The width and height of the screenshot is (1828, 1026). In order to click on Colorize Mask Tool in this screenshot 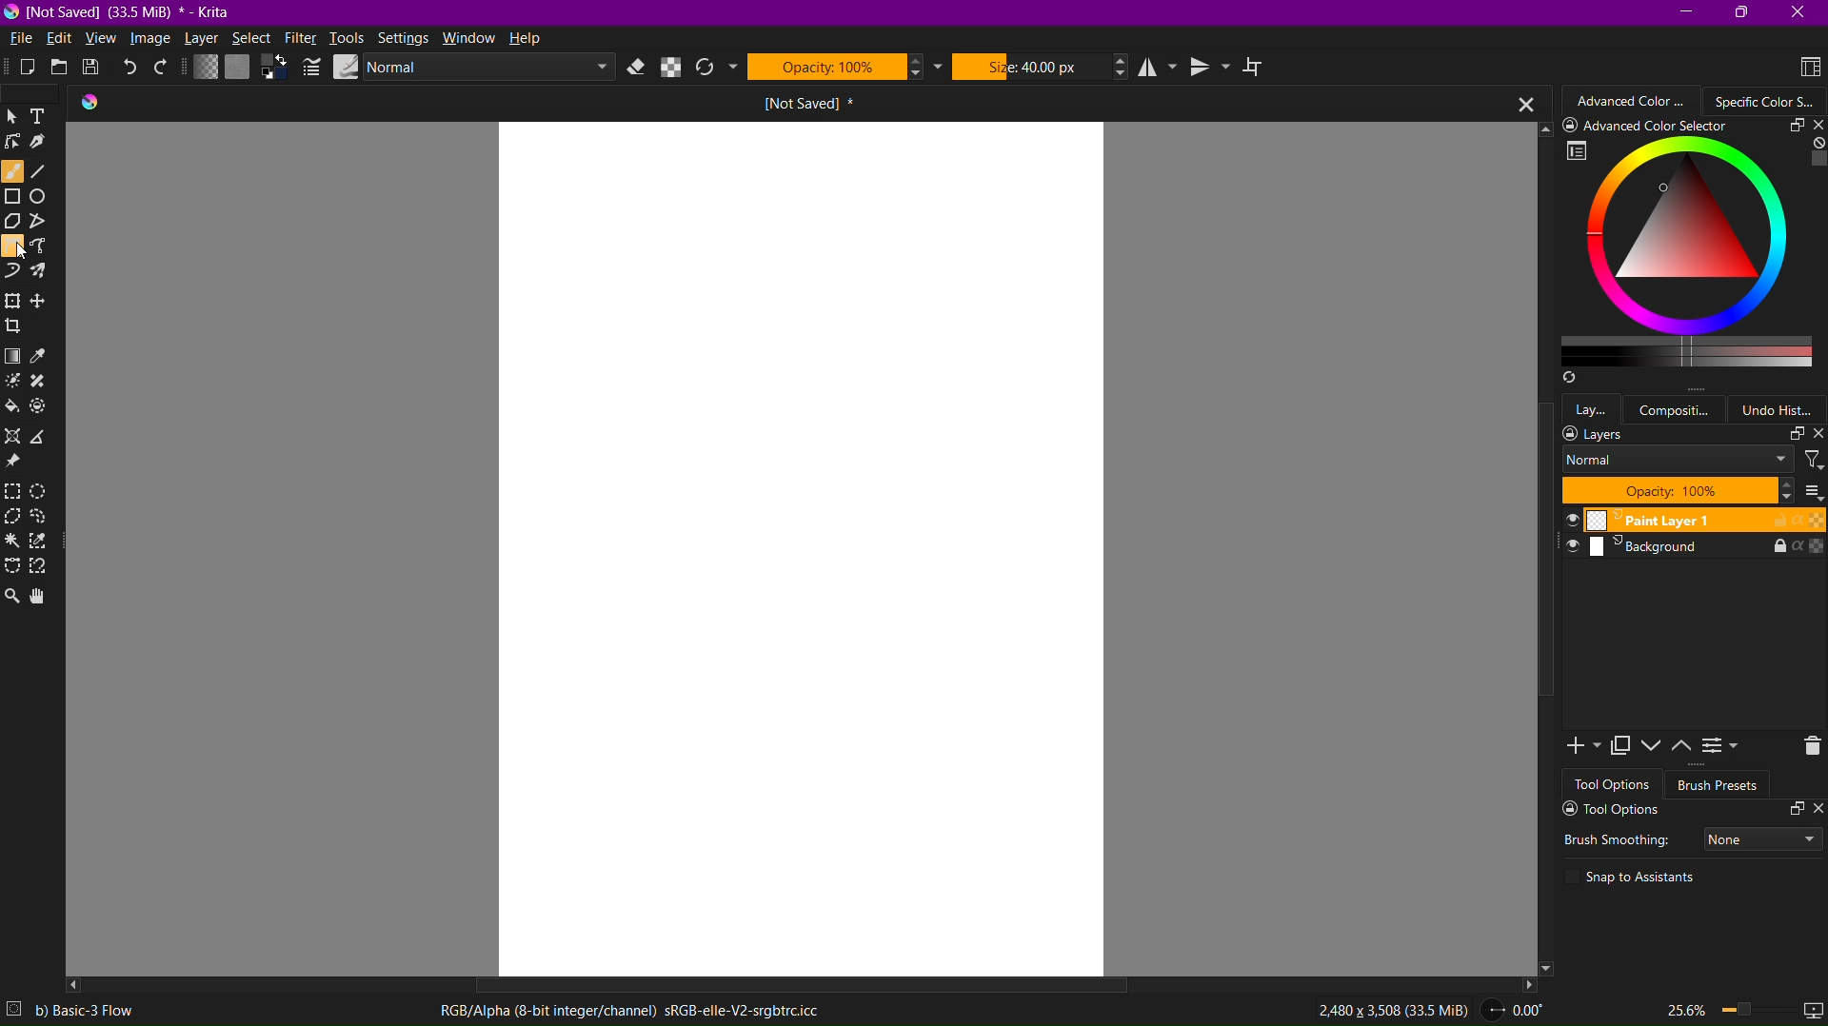, I will do `click(15, 384)`.